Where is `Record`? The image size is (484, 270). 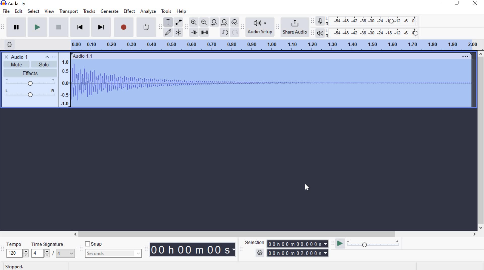
Record is located at coordinates (124, 27).